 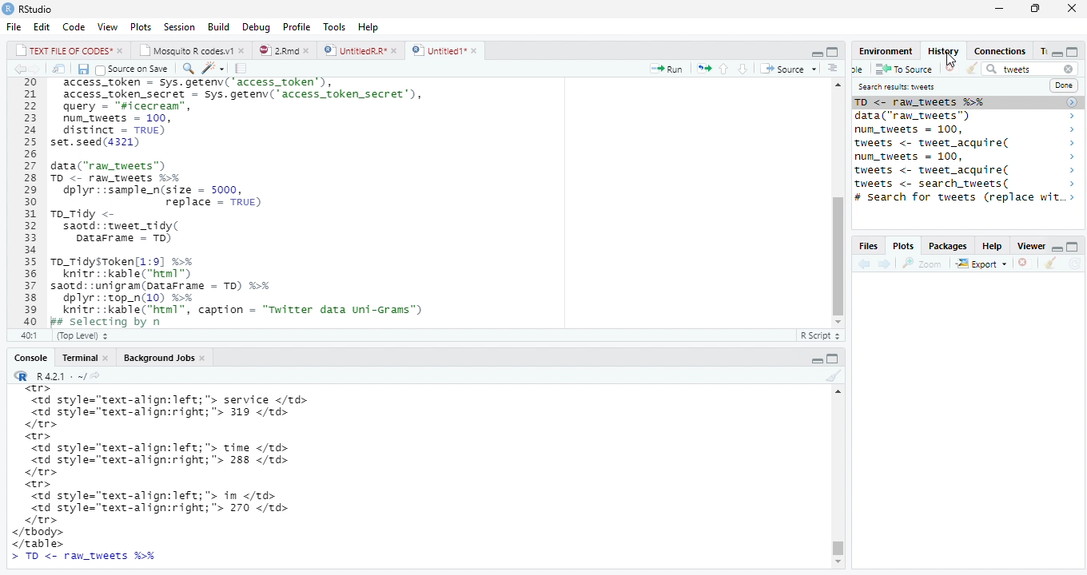 I want to click on save, so click(x=882, y=69).